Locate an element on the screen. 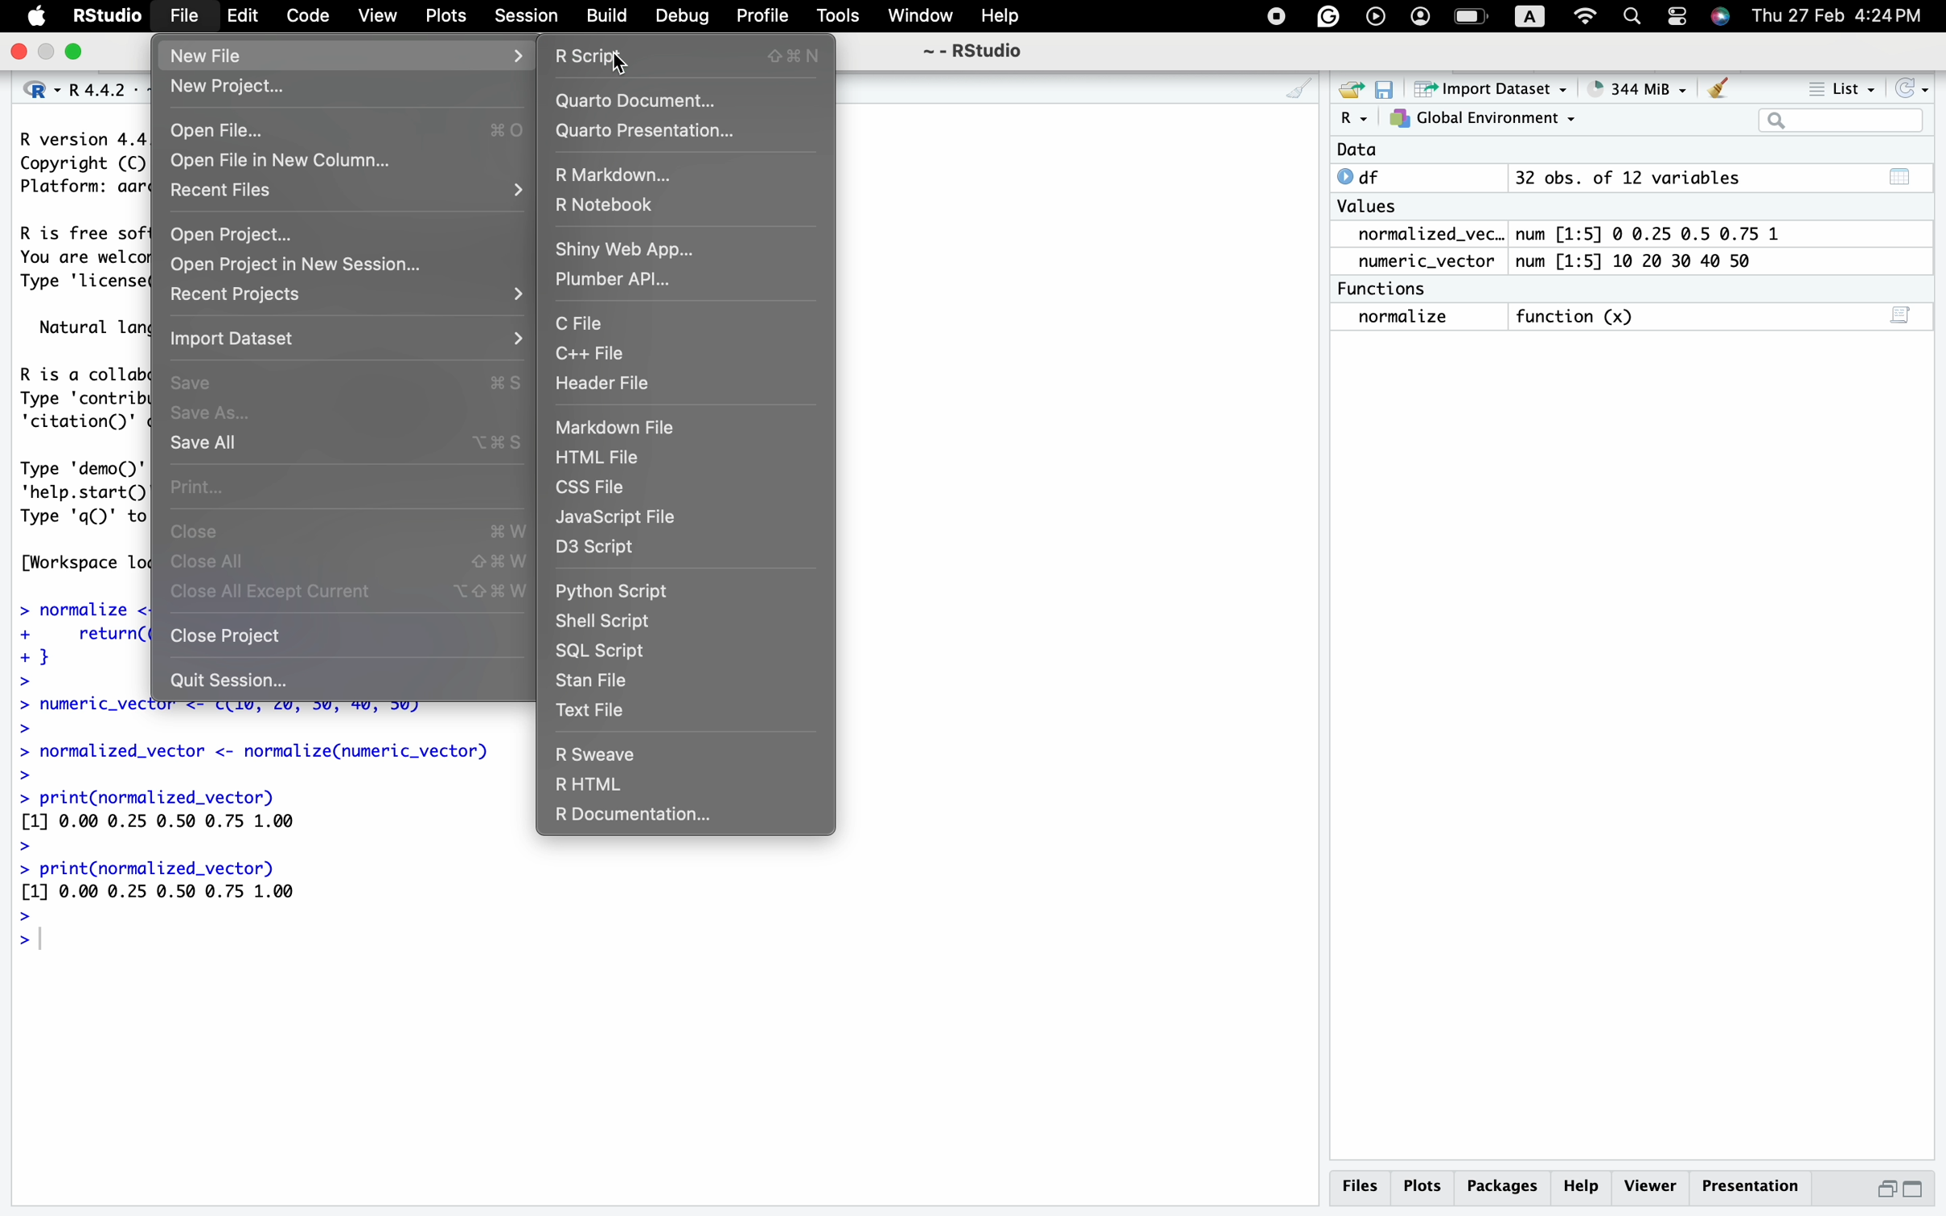  Cursor is located at coordinates (620, 72).